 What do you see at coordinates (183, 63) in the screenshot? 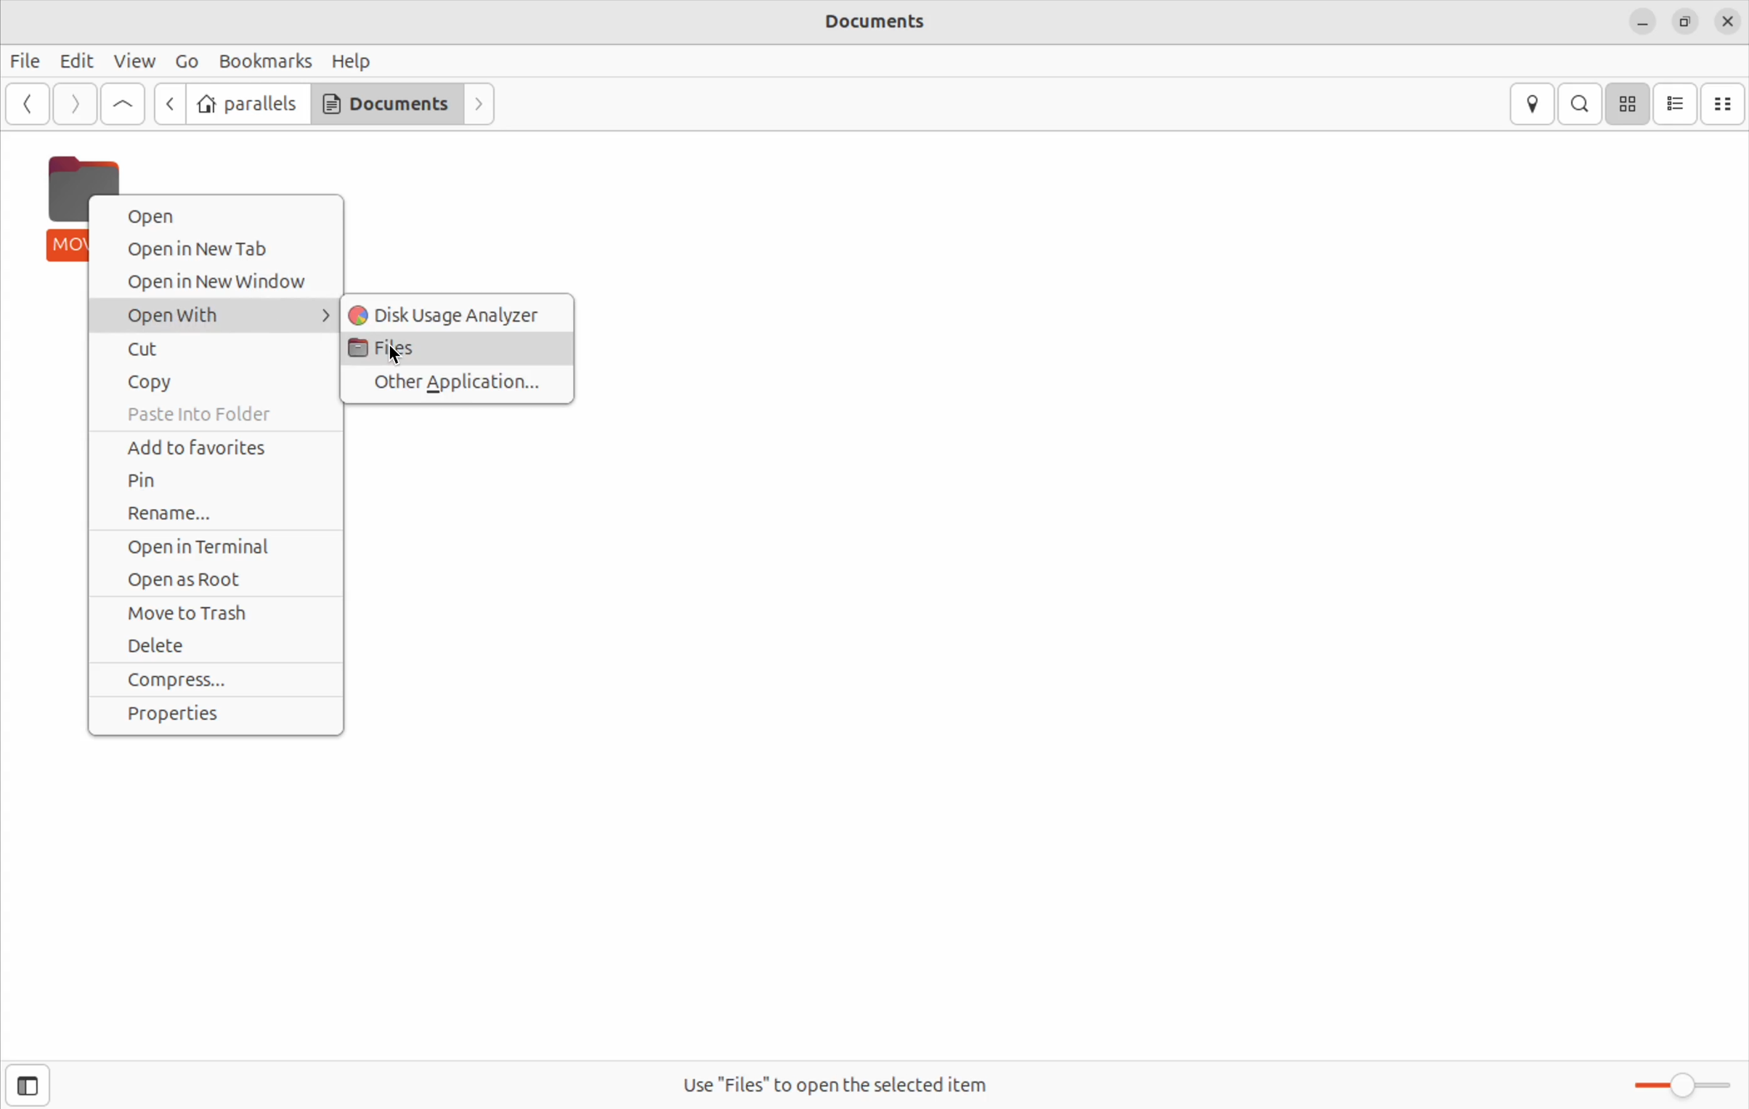
I see `Go` at bounding box center [183, 63].